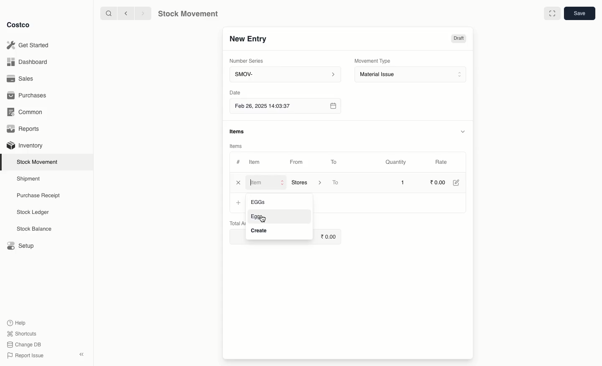 This screenshot has height=366, width=602. What do you see at coordinates (458, 39) in the screenshot?
I see `Draft` at bounding box center [458, 39].